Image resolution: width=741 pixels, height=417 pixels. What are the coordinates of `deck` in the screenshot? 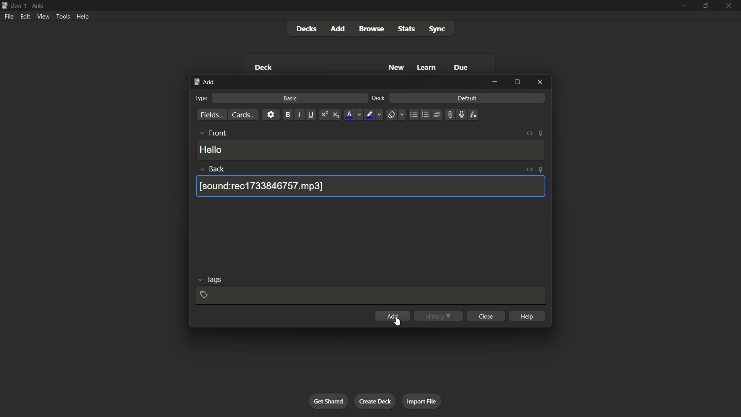 It's located at (378, 98).